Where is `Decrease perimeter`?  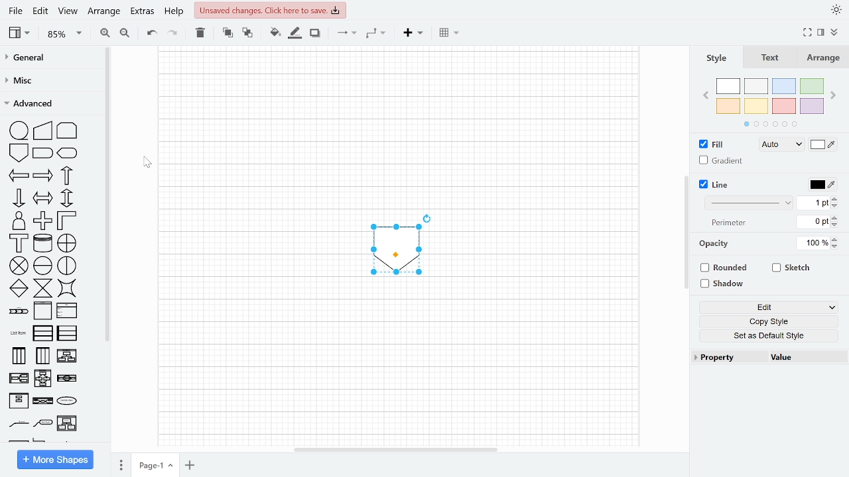 Decrease perimeter is located at coordinates (836, 225).